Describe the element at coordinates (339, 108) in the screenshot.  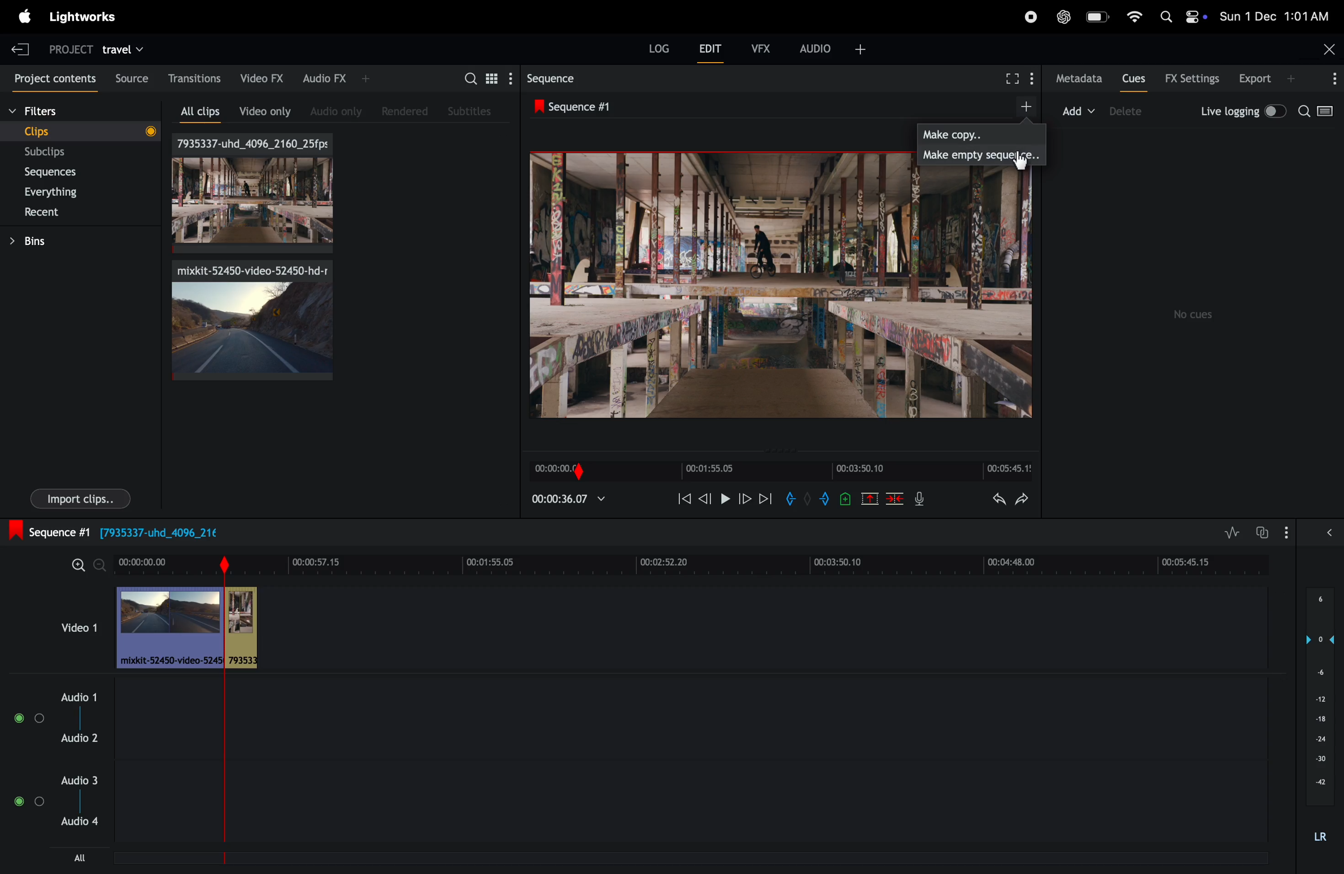
I see `audio only` at that location.